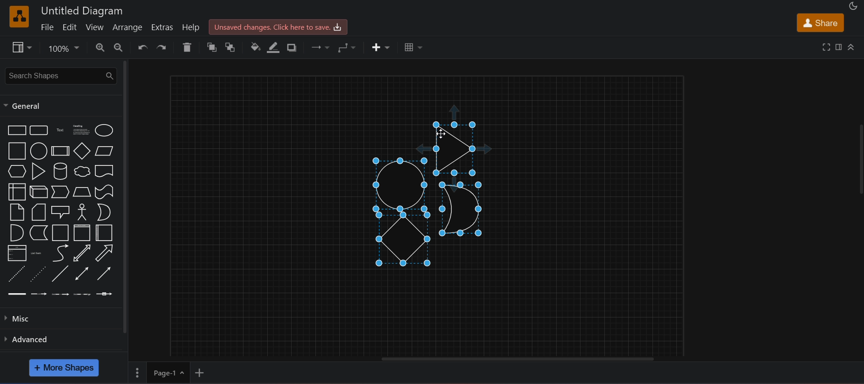 This screenshot has width=864, height=384. Describe the element at coordinates (103, 130) in the screenshot. I see `ellipse` at that location.